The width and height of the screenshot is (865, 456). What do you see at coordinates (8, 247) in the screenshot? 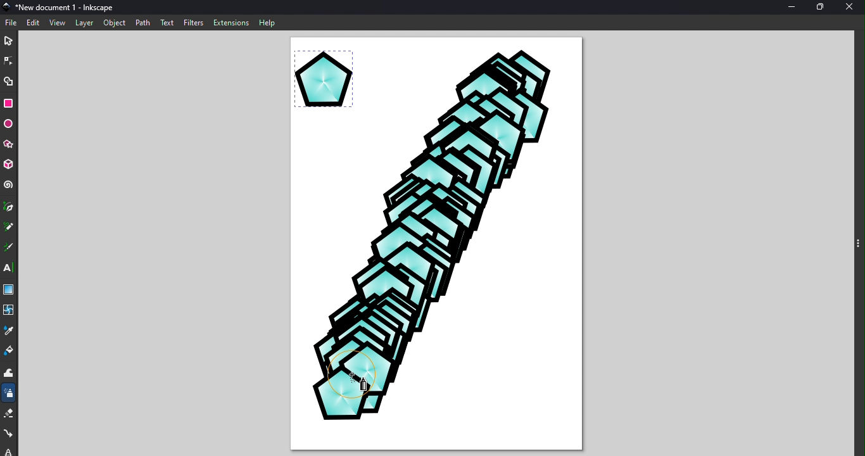
I see `Calligraphy tool` at bounding box center [8, 247].